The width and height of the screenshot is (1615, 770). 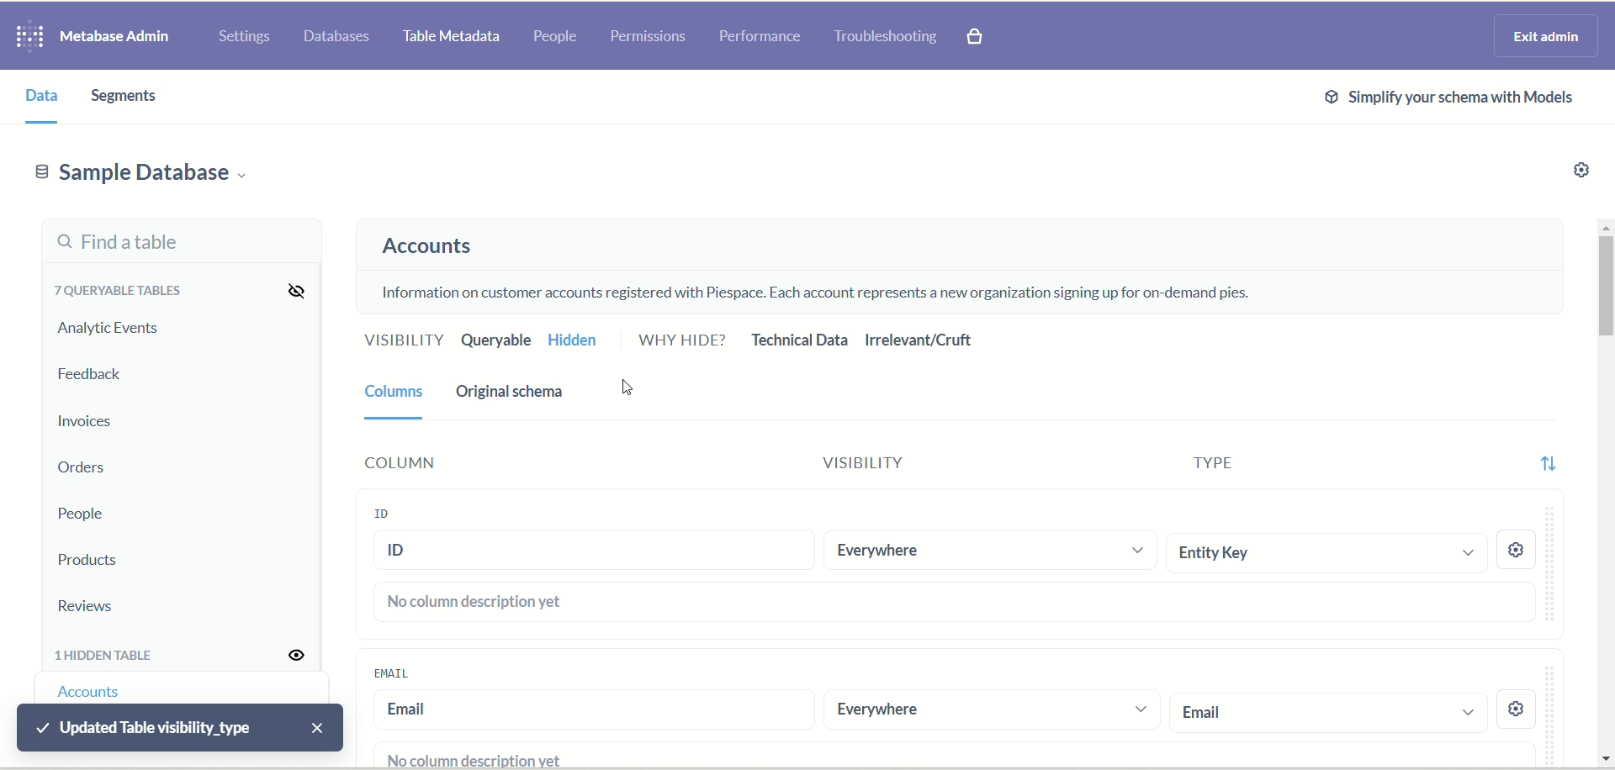 I want to click on metabase admin heading, so click(x=114, y=36).